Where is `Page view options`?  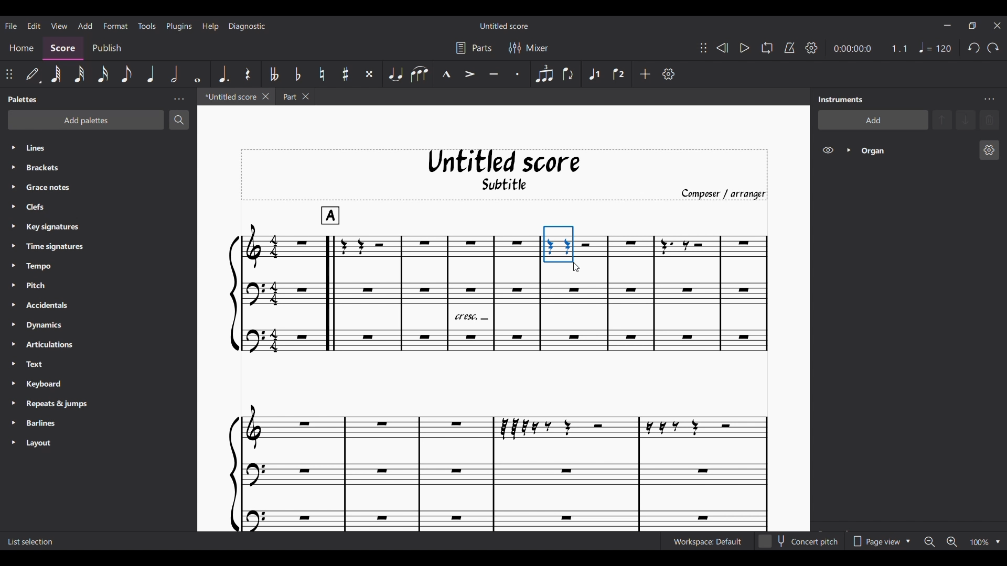 Page view options is located at coordinates (880, 541).